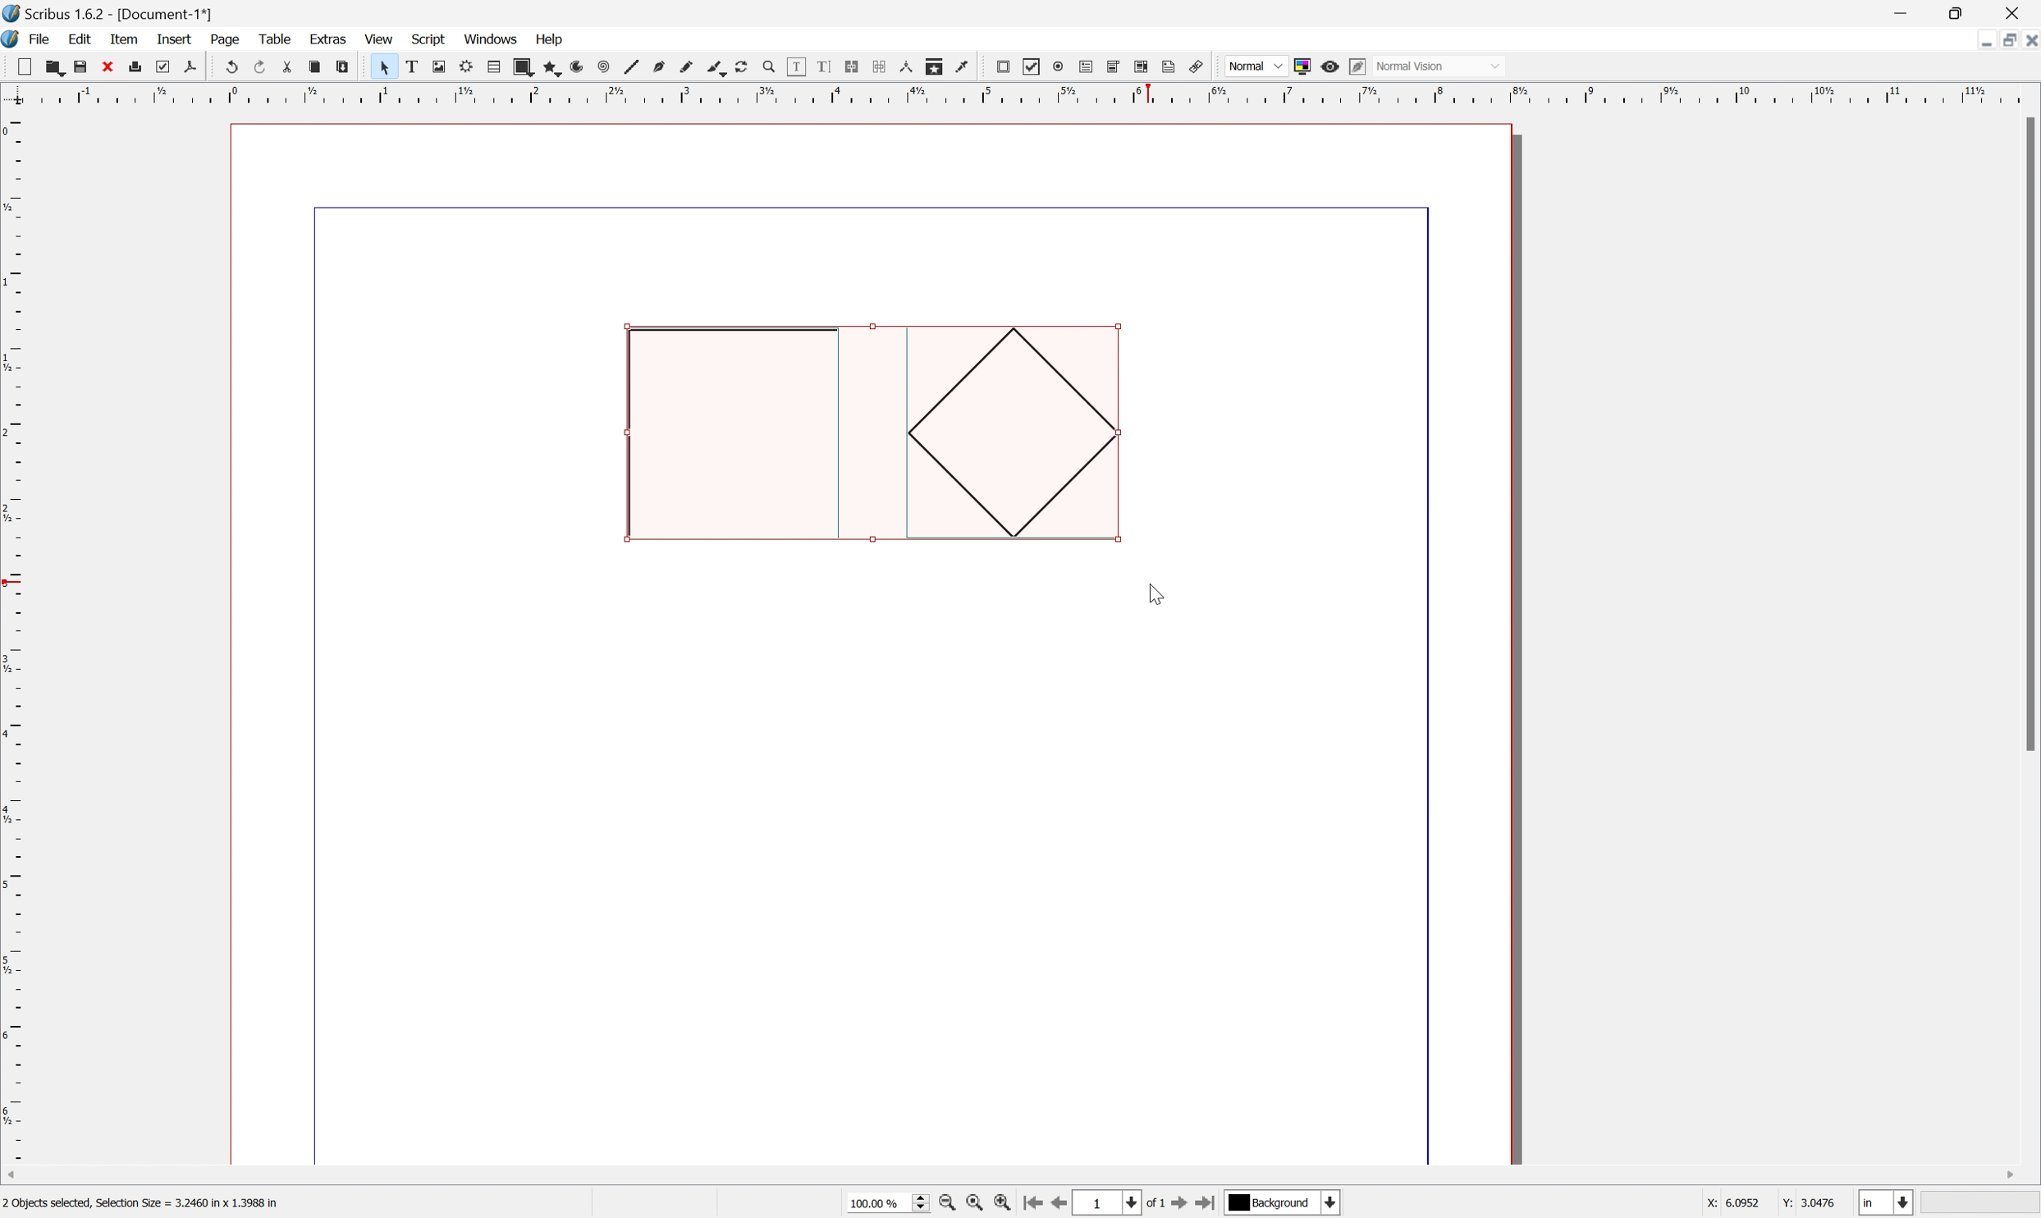 The height and width of the screenshot is (1218, 2041). Describe the element at coordinates (1023, 92) in the screenshot. I see `Ruler` at that location.